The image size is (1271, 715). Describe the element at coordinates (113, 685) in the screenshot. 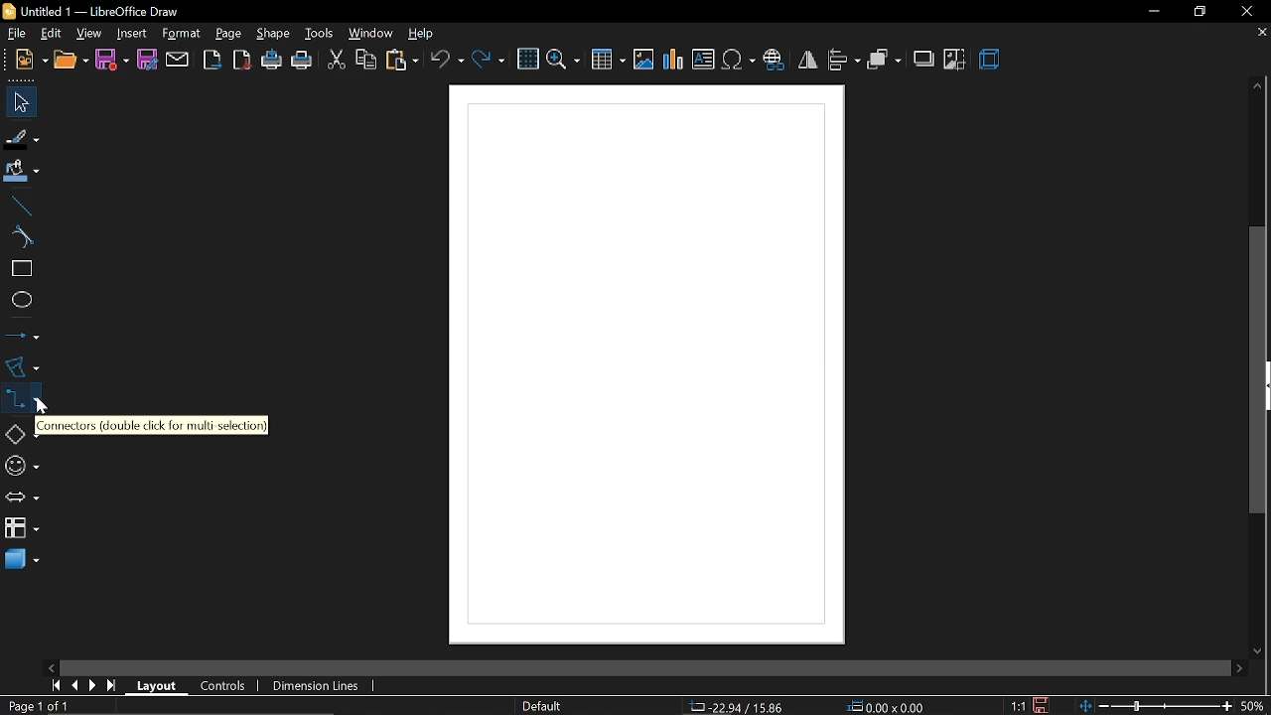

I see `go to last page` at that location.